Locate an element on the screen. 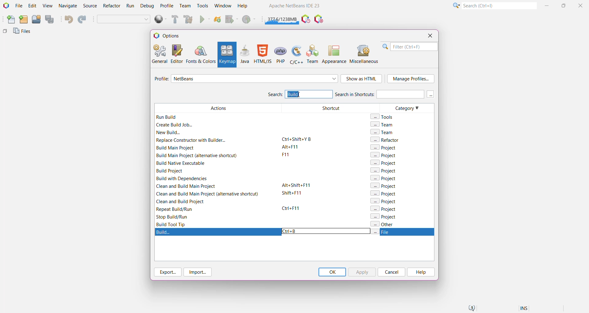  Vertical Scroll Bar is located at coordinates (431, 165).